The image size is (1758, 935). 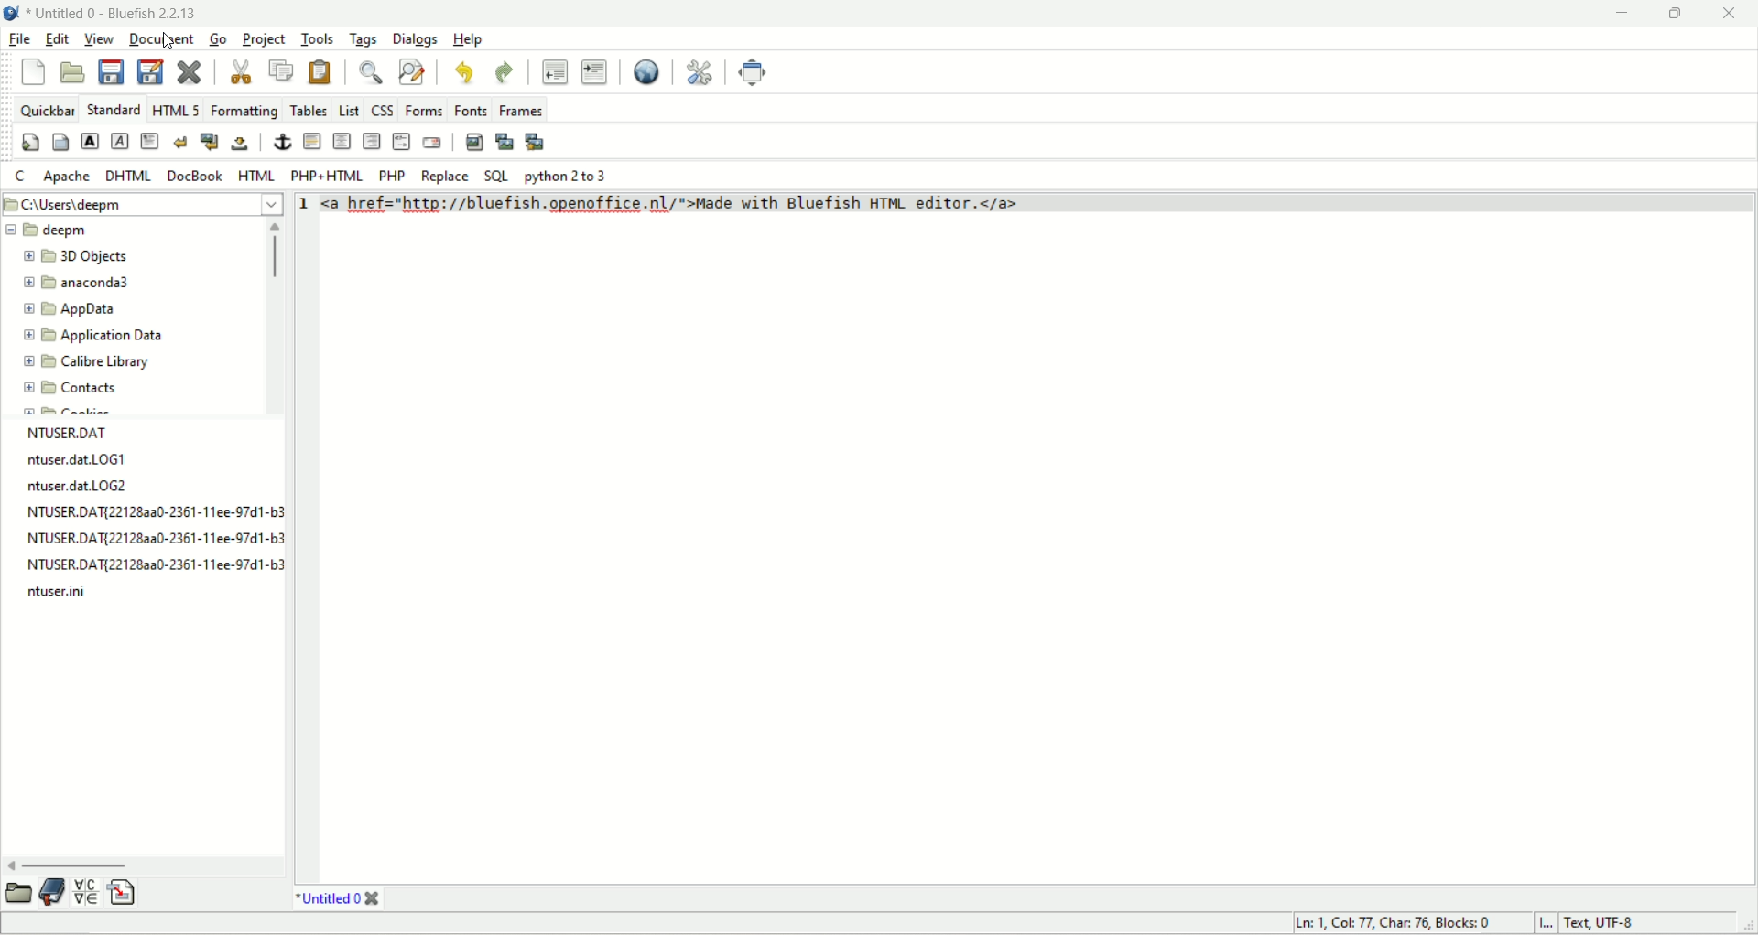 What do you see at coordinates (144, 203) in the screenshot?
I see `location` at bounding box center [144, 203].